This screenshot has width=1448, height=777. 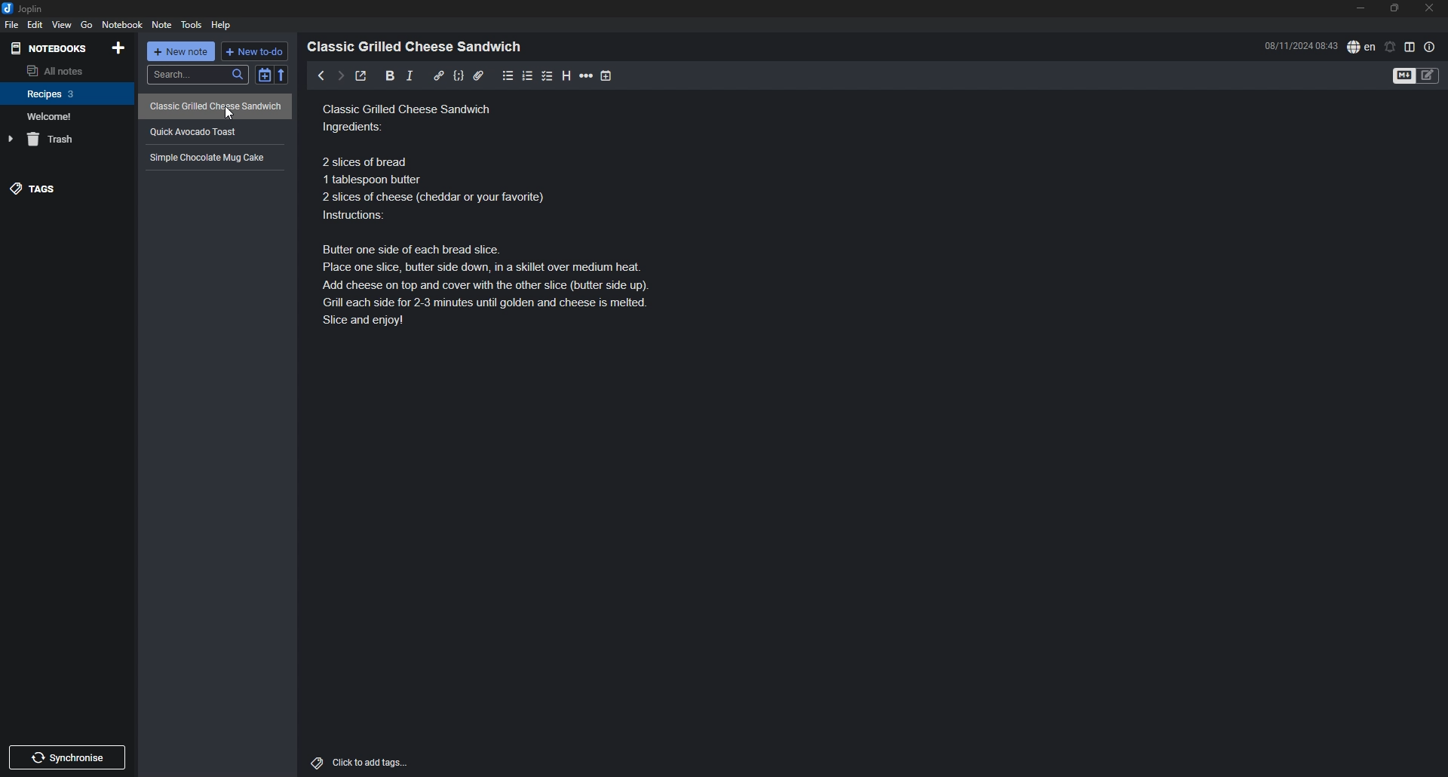 I want to click on bullet list, so click(x=508, y=75).